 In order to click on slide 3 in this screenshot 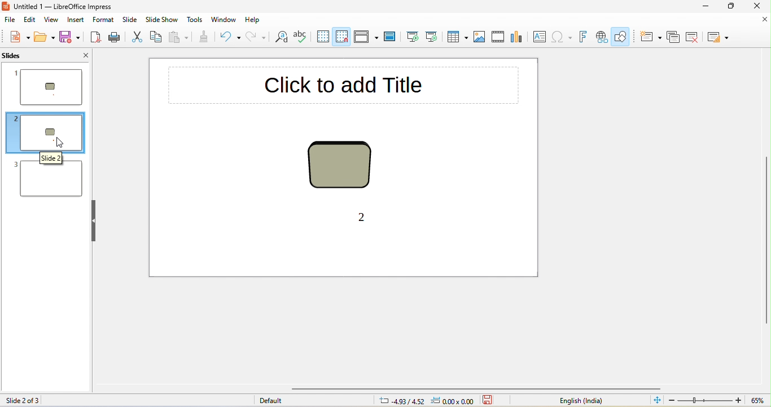, I will do `click(44, 176)`.